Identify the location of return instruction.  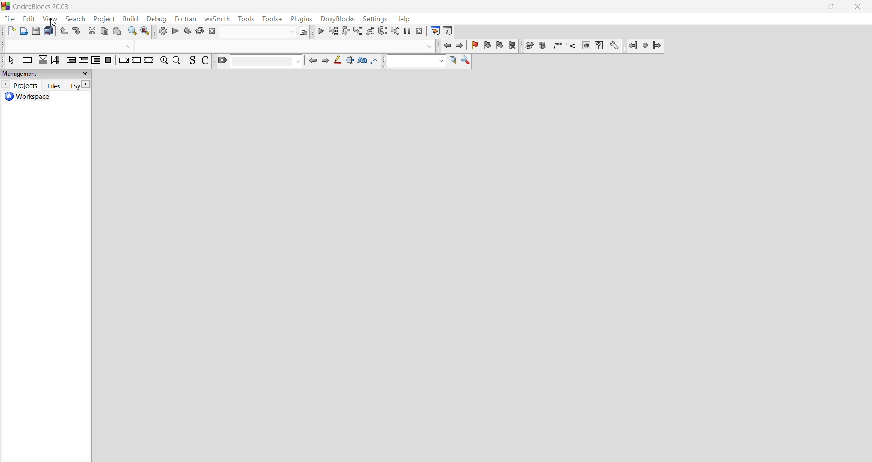
(150, 60).